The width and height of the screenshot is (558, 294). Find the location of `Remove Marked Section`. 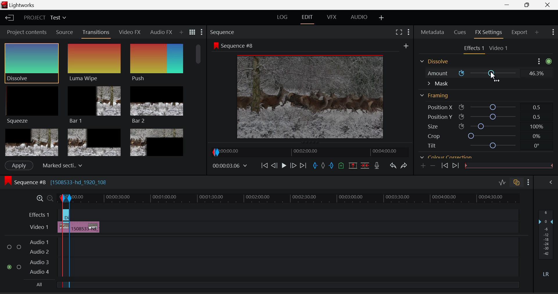

Remove Marked Section is located at coordinates (354, 165).